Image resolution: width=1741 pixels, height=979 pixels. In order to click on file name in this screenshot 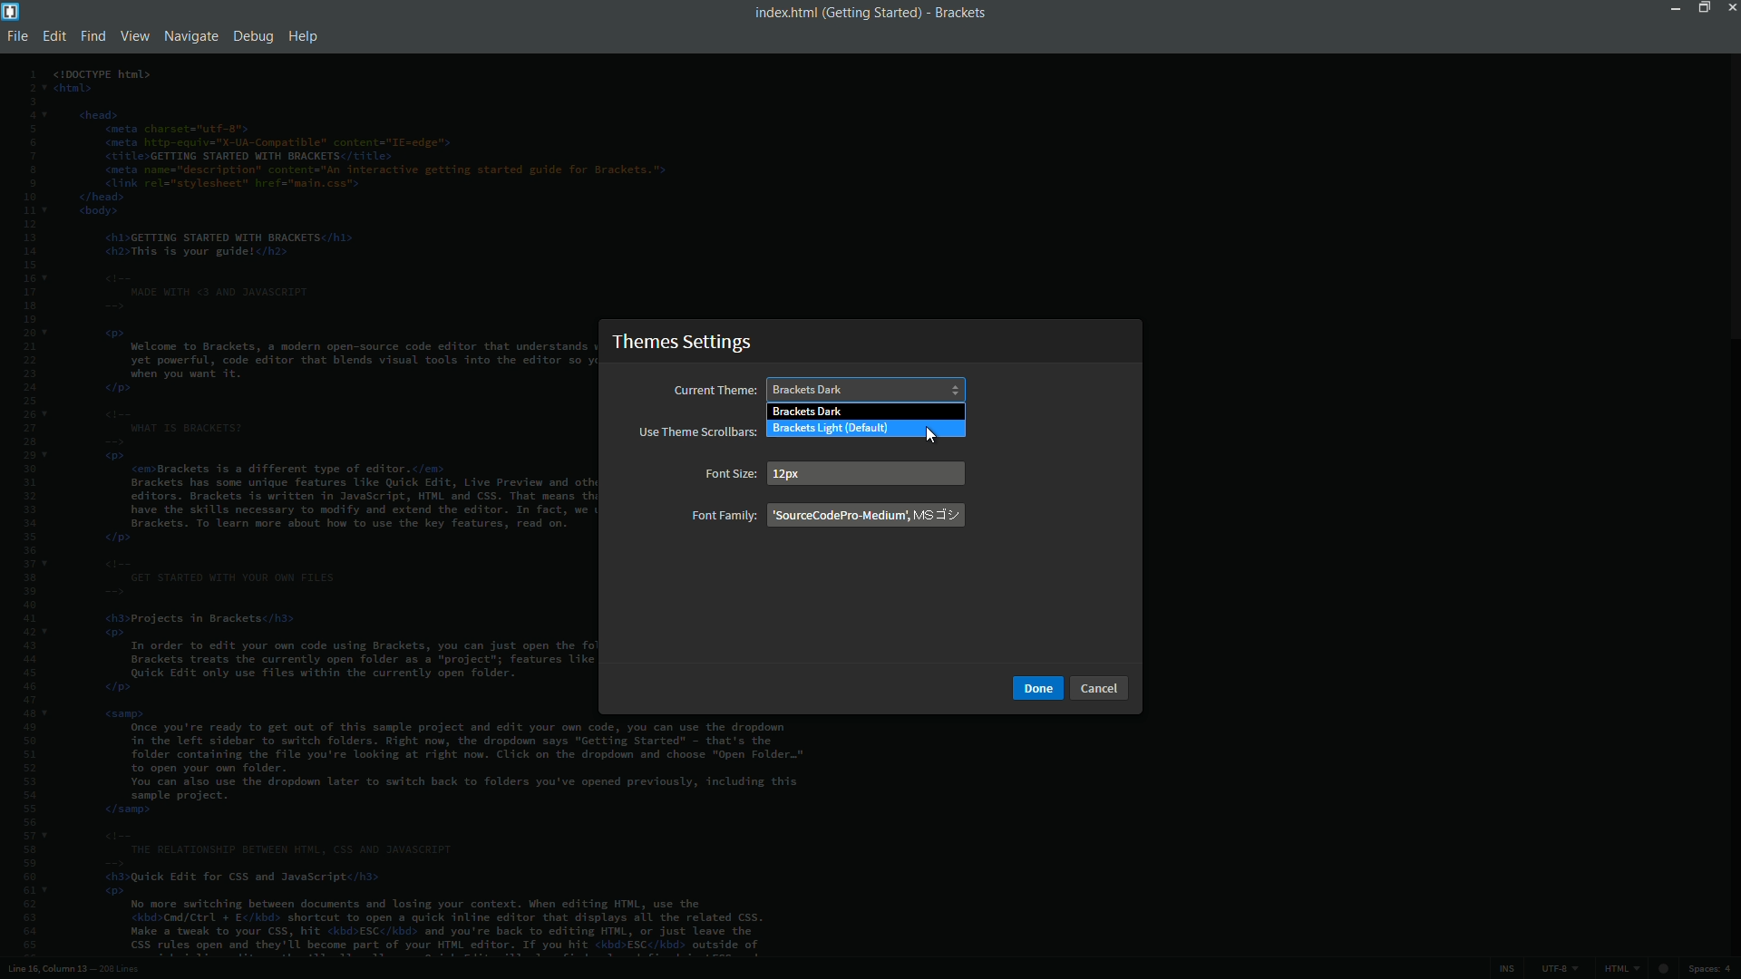, I will do `click(782, 13)`.